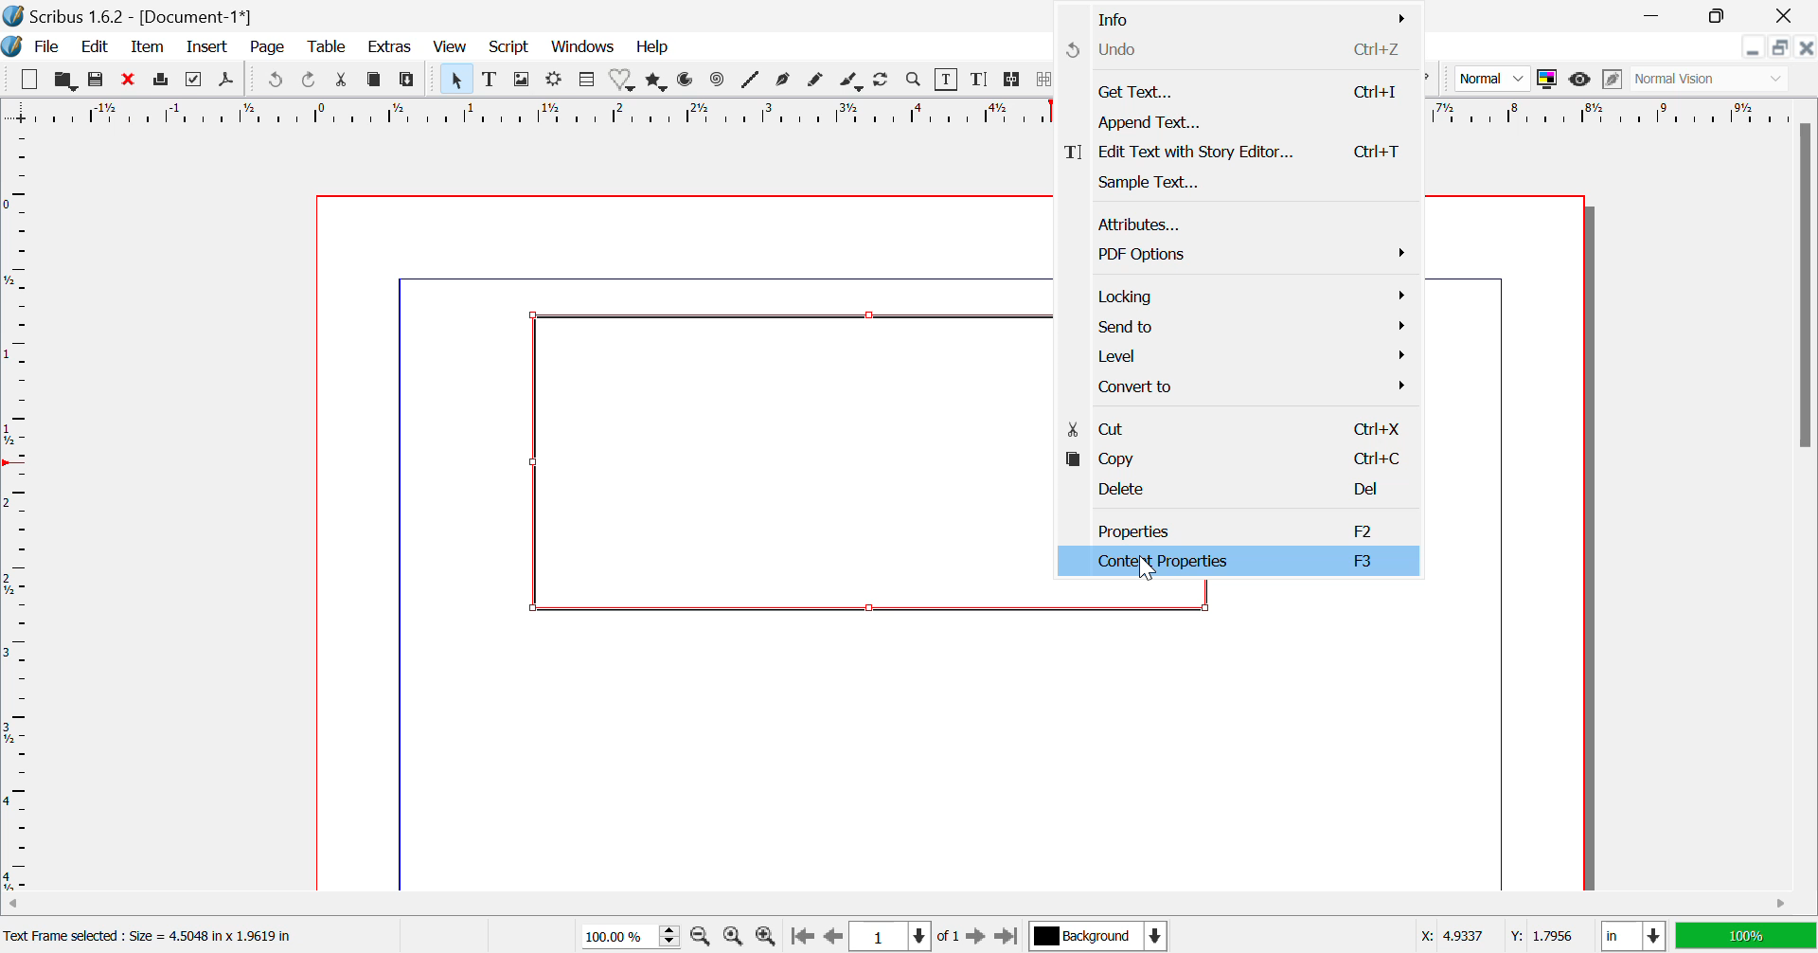  What do you see at coordinates (716, 83) in the screenshot?
I see `Spiral` at bounding box center [716, 83].